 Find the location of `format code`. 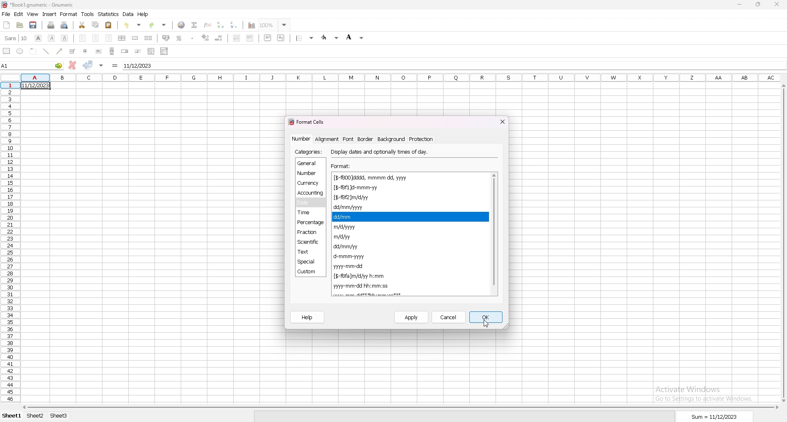

format code is located at coordinates (346, 295).